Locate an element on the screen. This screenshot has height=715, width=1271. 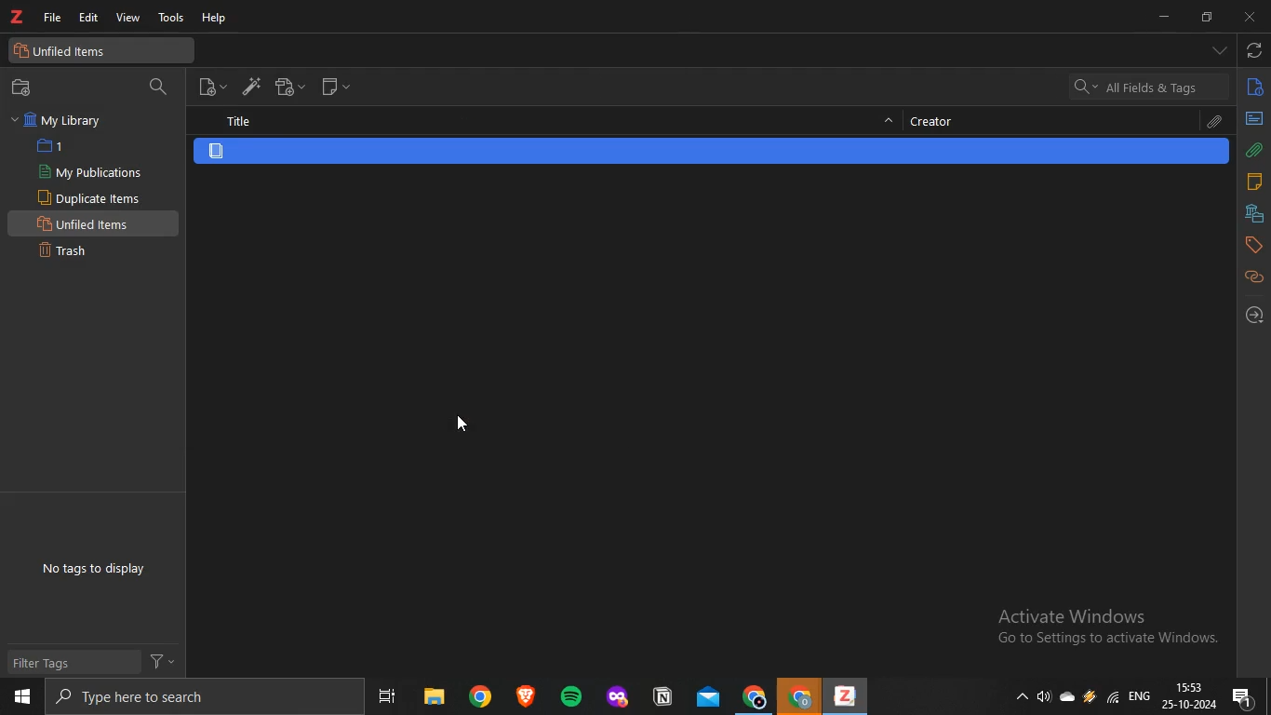
tools is located at coordinates (172, 20).